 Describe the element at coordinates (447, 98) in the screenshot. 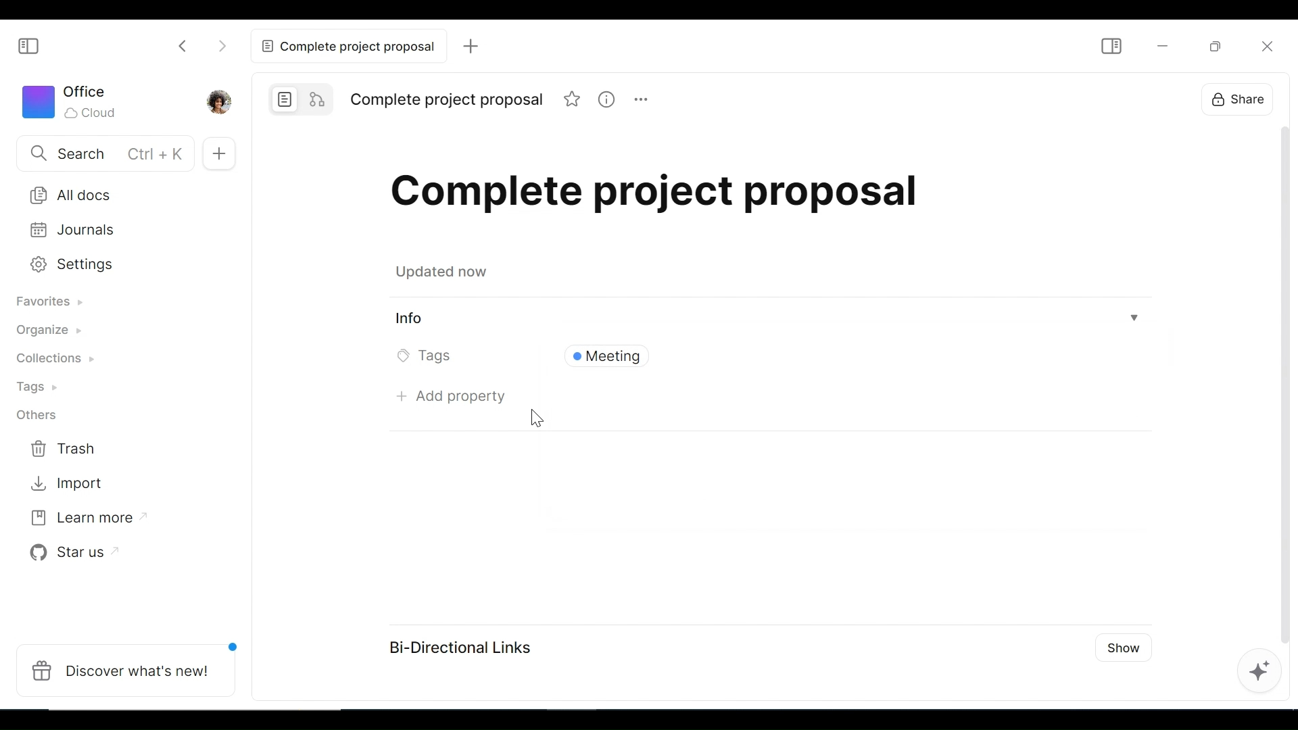

I see `Title` at that location.